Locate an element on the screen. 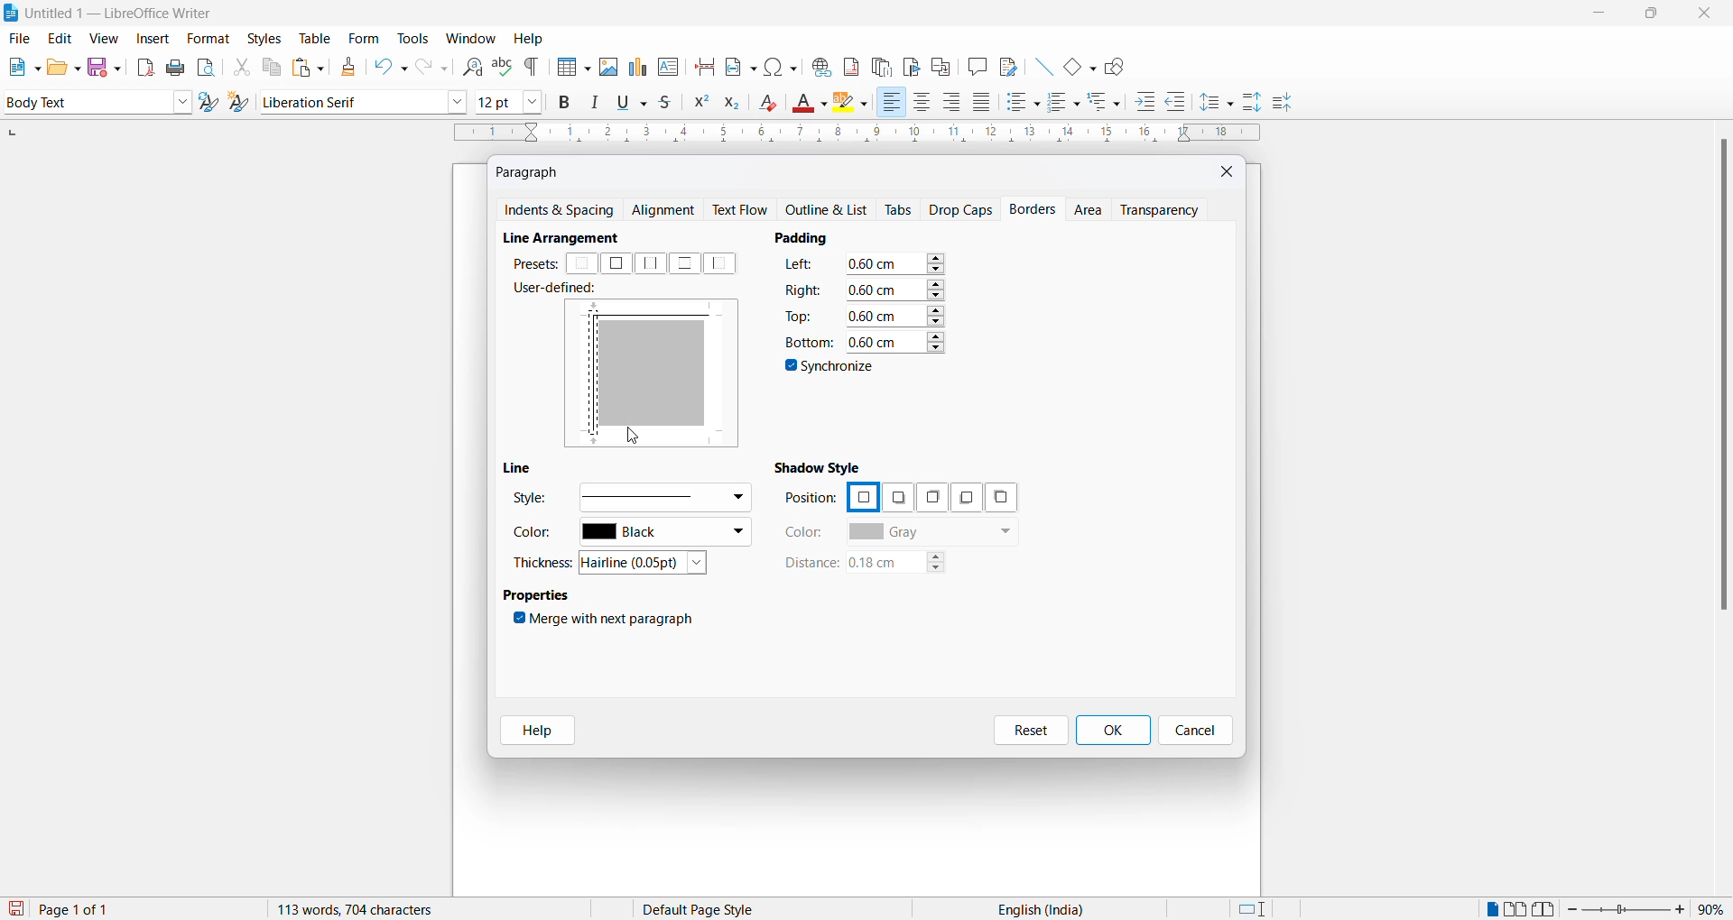  undo is located at coordinates (387, 67).